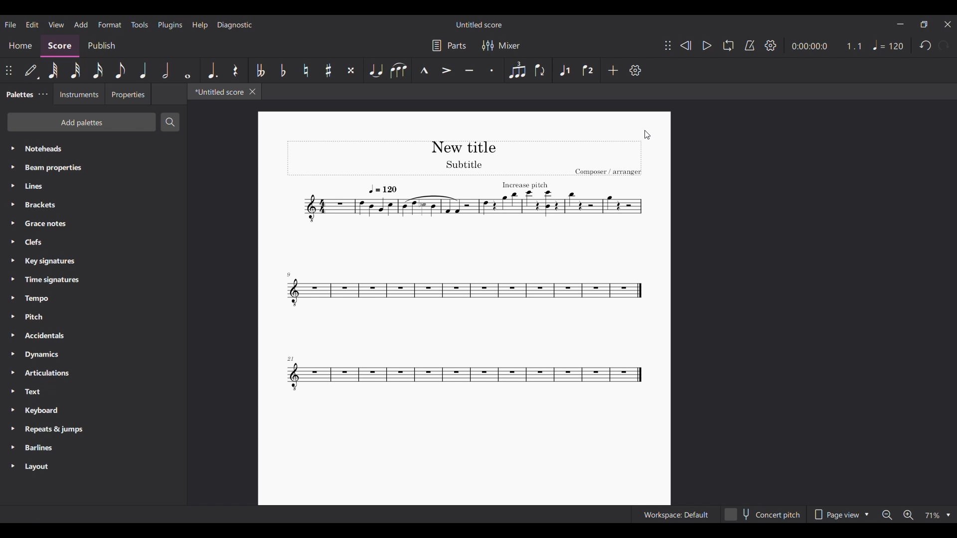  I want to click on Palette settings, so click(43, 94).